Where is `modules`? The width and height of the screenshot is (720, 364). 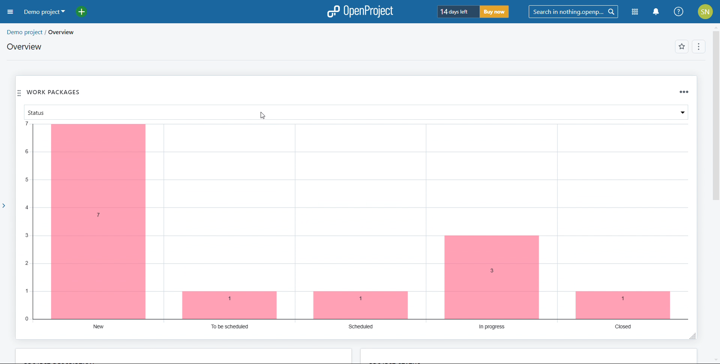
modules is located at coordinates (634, 13).